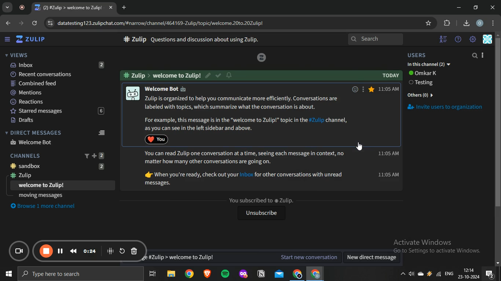 This screenshot has height=281, width=501. Describe the element at coordinates (473, 40) in the screenshot. I see `main menu` at that location.